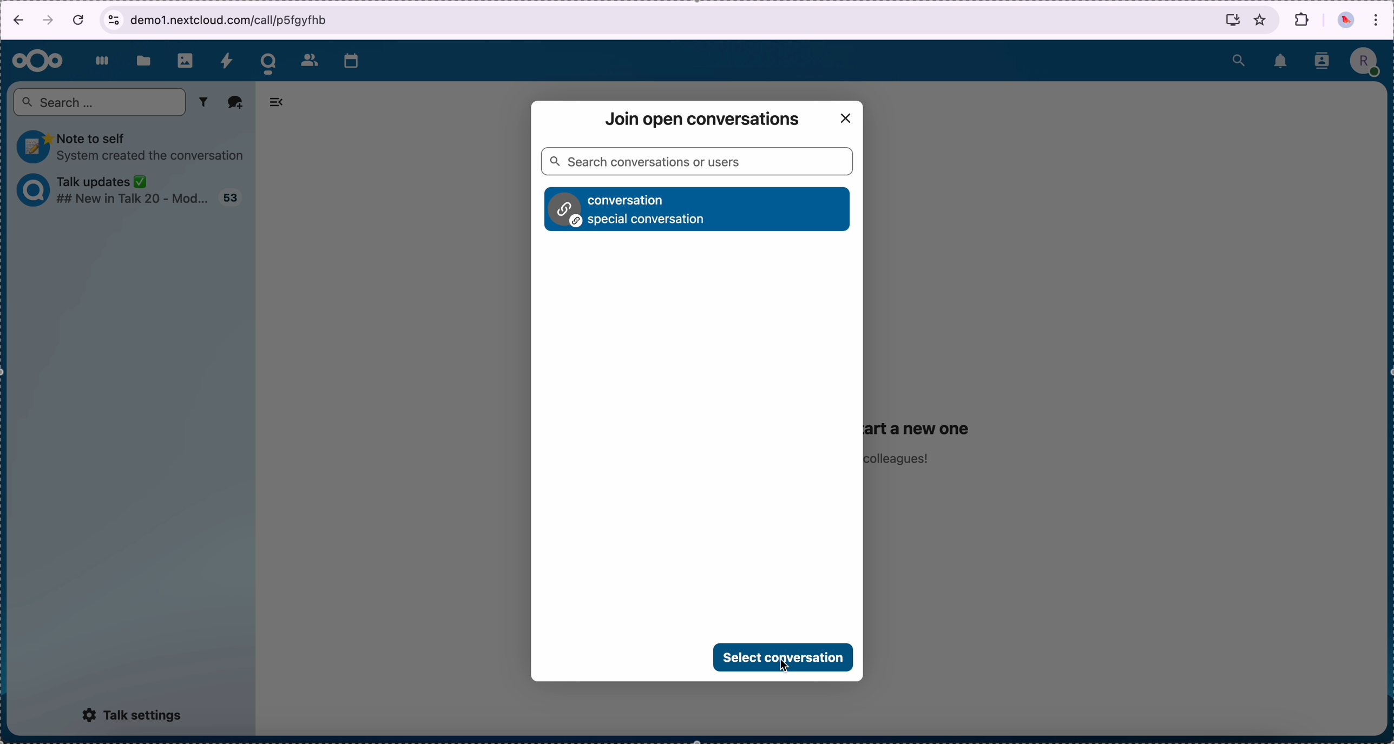  I want to click on cursor, so click(786, 669).